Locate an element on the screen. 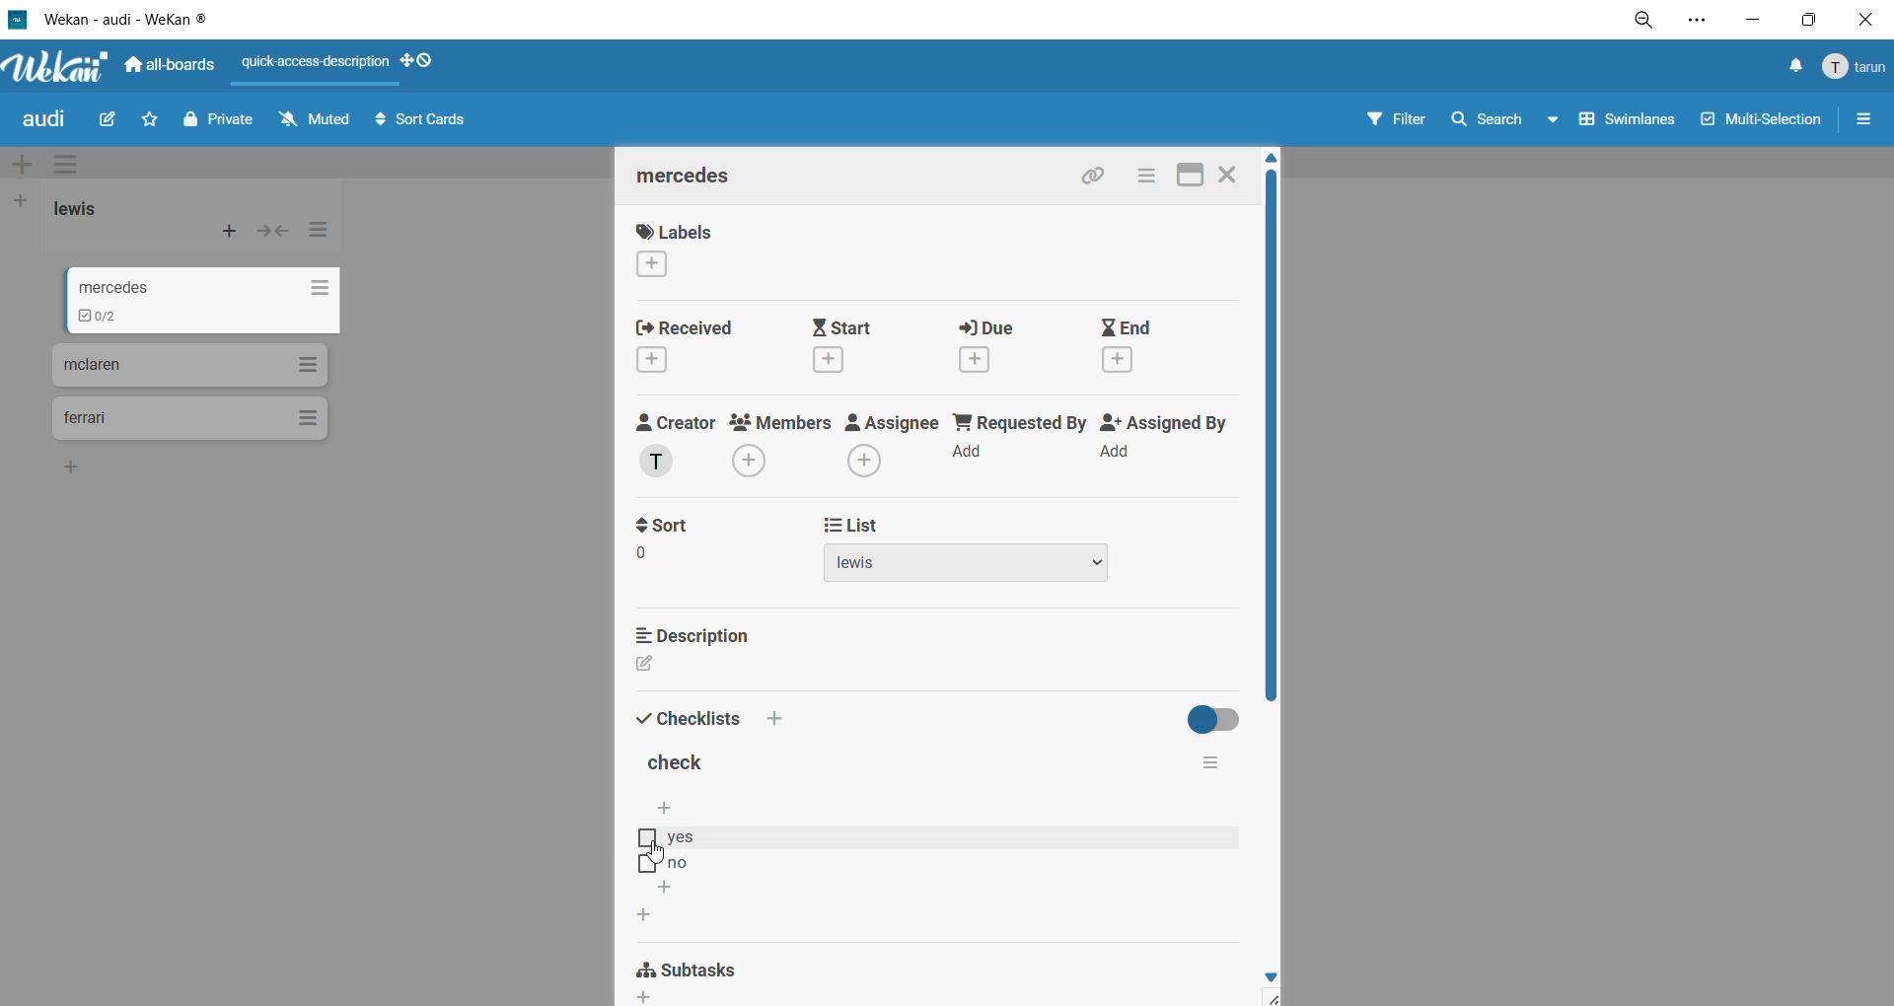 The image size is (1894, 1006). checklist options is located at coordinates (1211, 763).